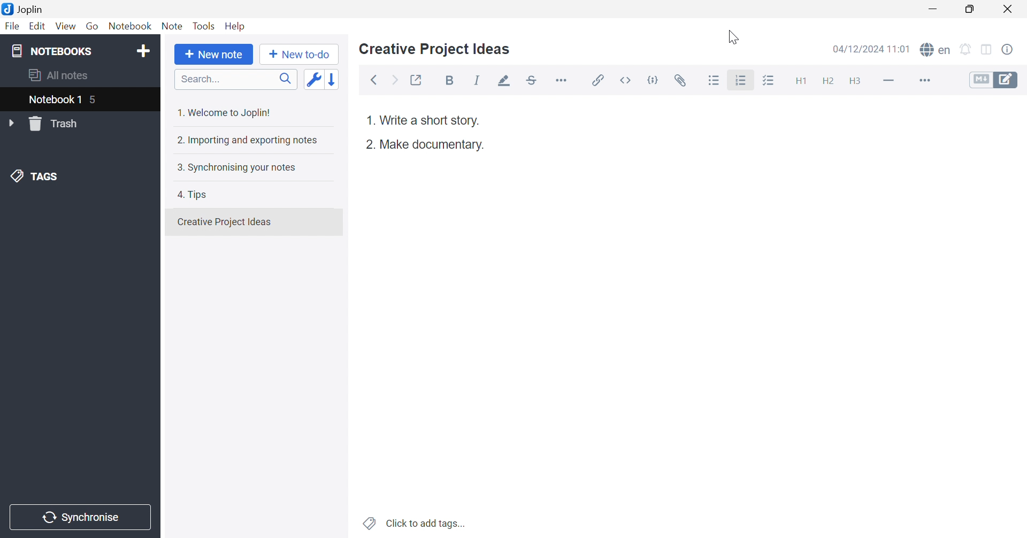  I want to click on Horizontal, so click(564, 81).